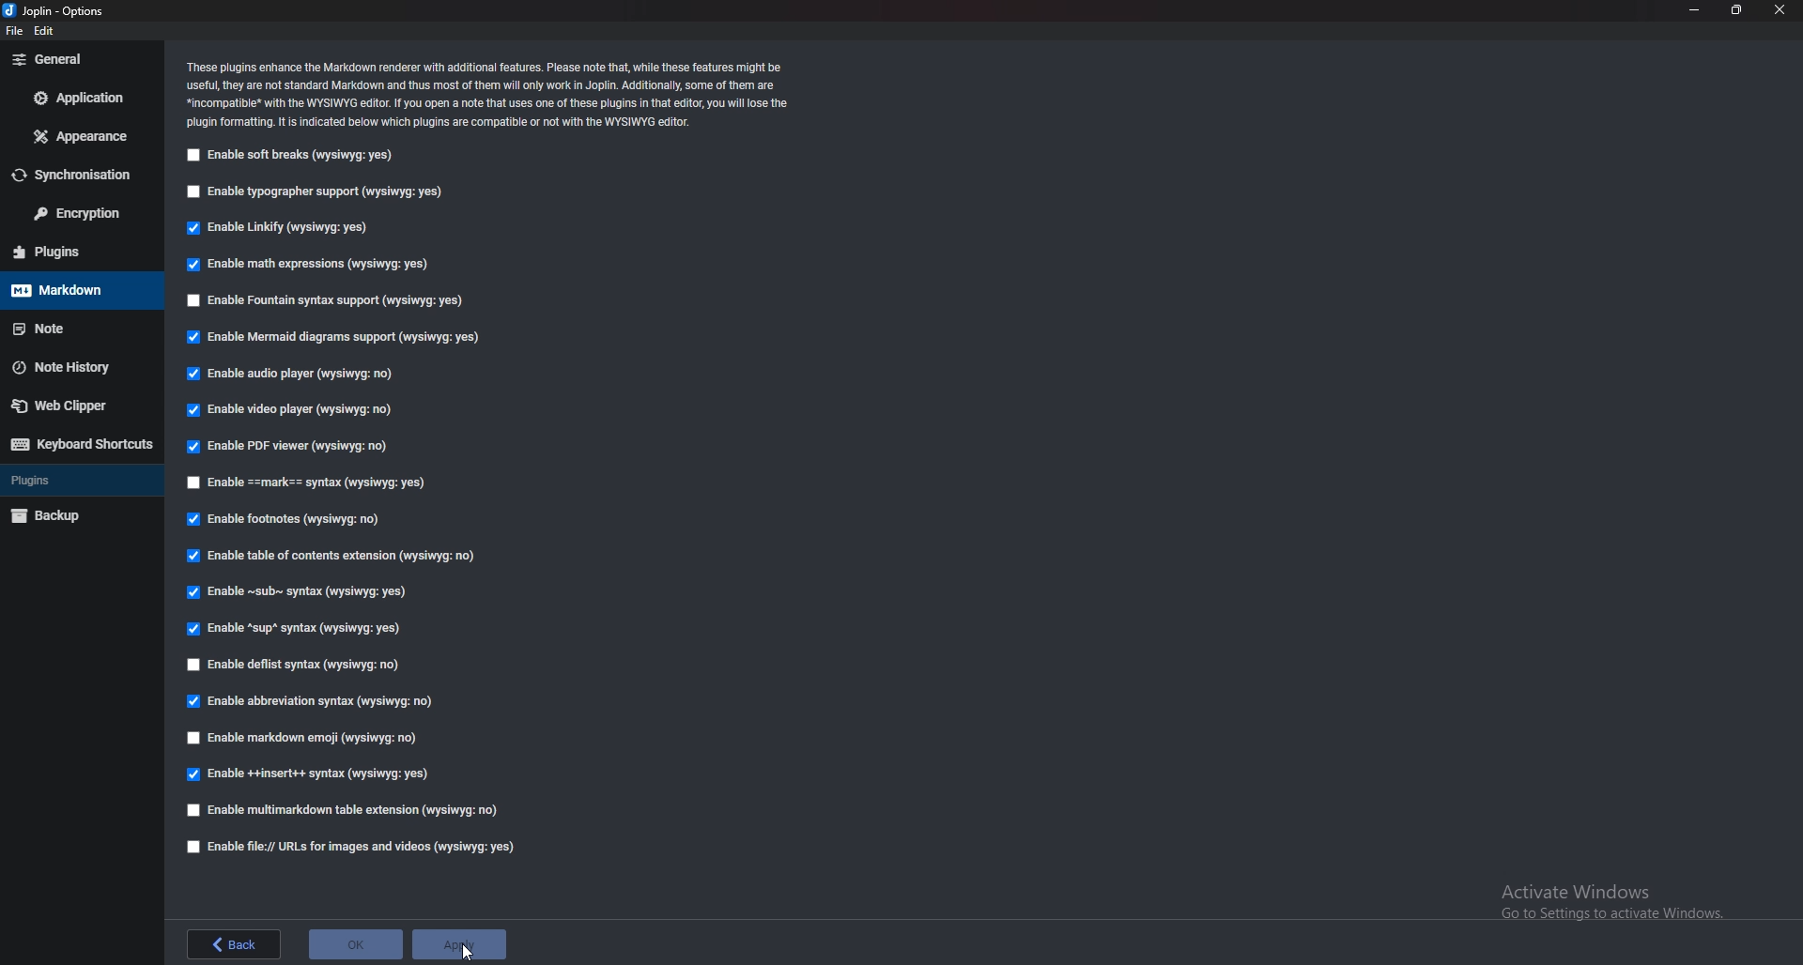  What do you see at coordinates (311, 481) in the screenshot?
I see `enable Mark Syntax` at bounding box center [311, 481].